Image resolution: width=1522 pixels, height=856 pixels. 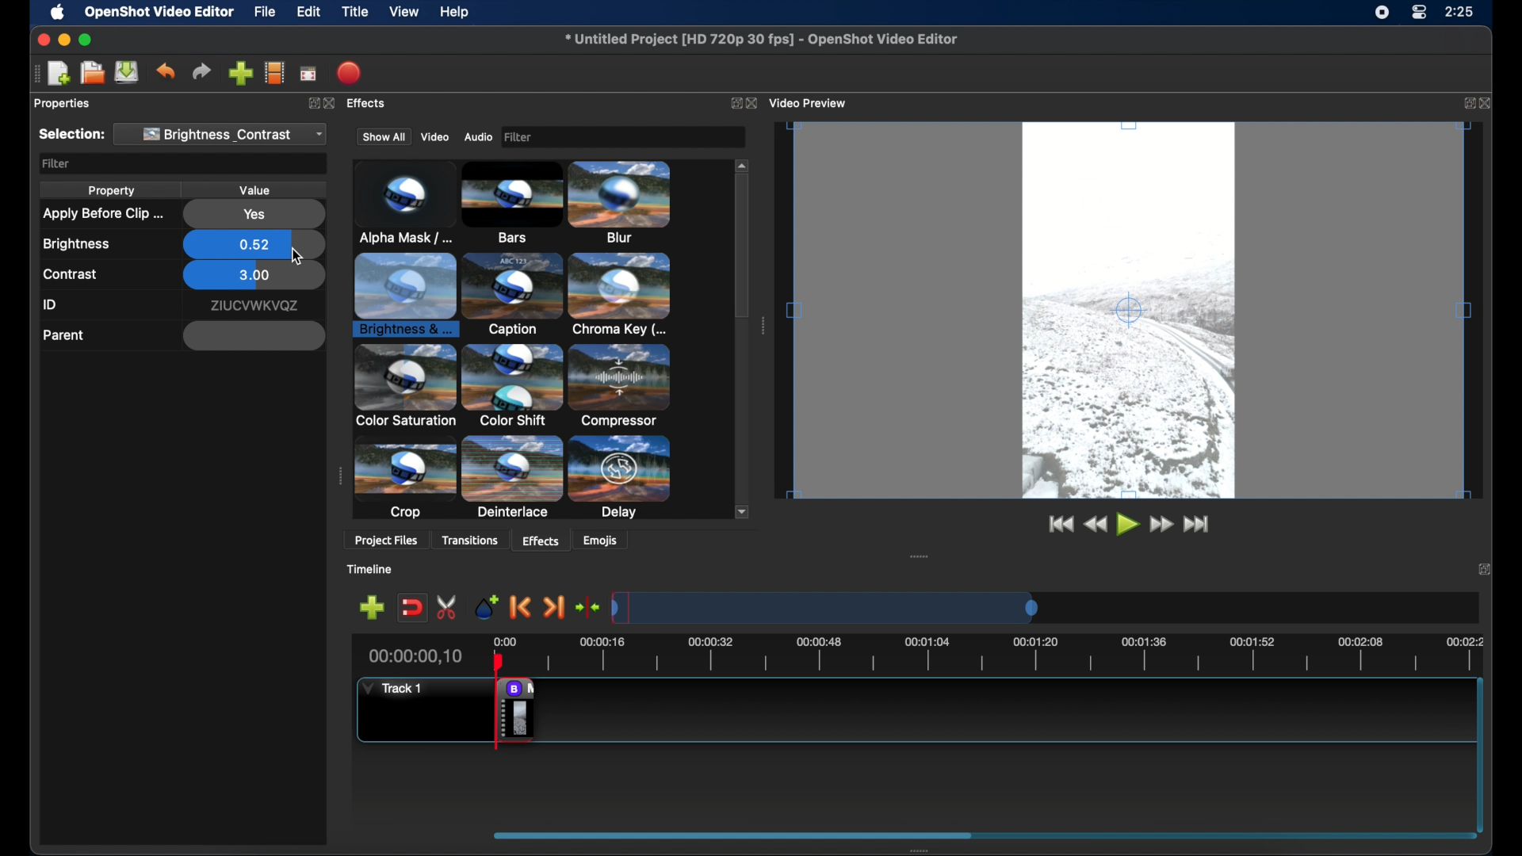 What do you see at coordinates (56, 164) in the screenshot?
I see `filter` at bounding box center [56, 164].